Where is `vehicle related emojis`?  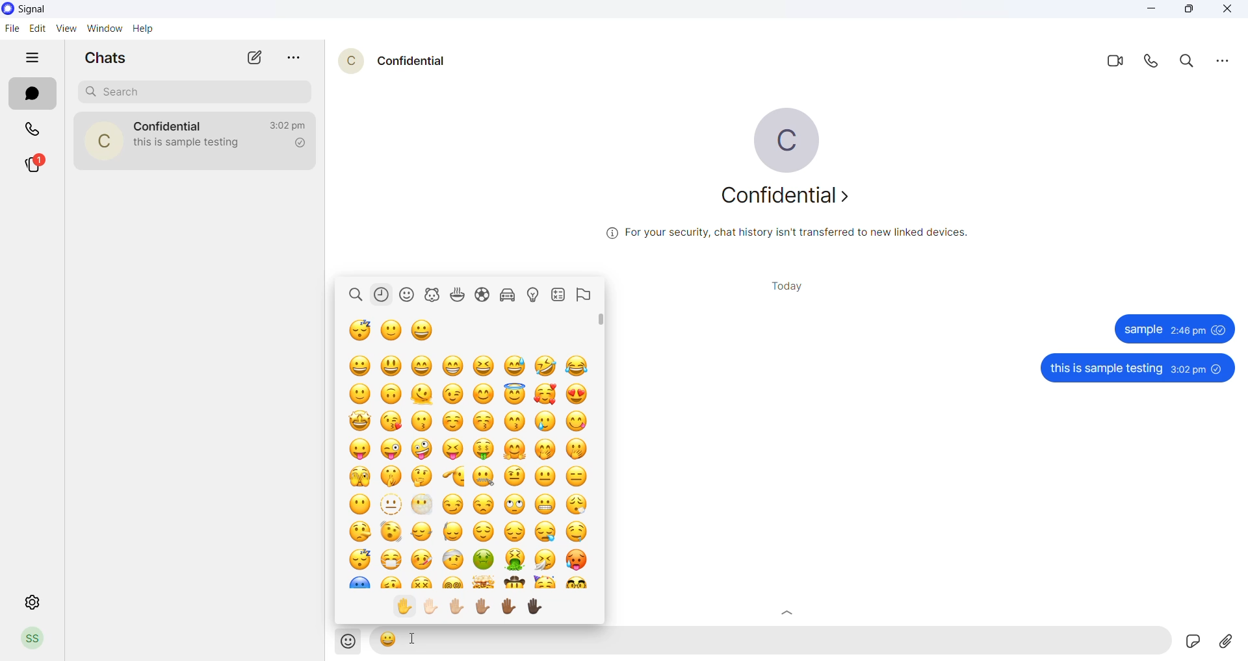
vehicle related emojis is located at coordinates (510, 295).